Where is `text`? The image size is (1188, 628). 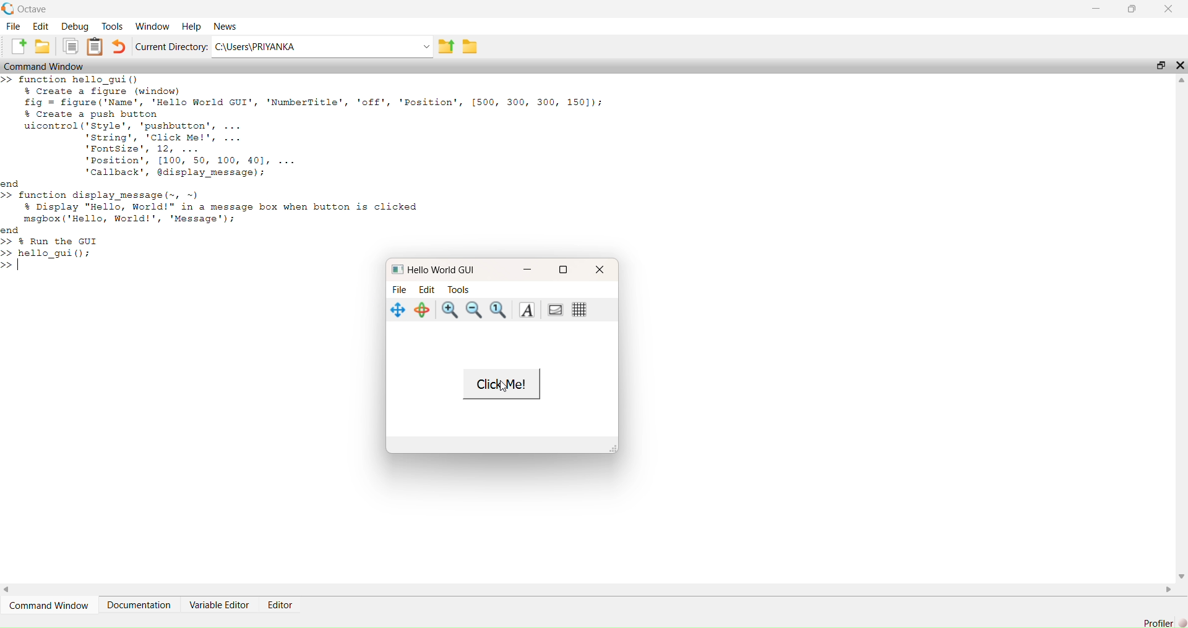 text is located at coordinates (528, 311).